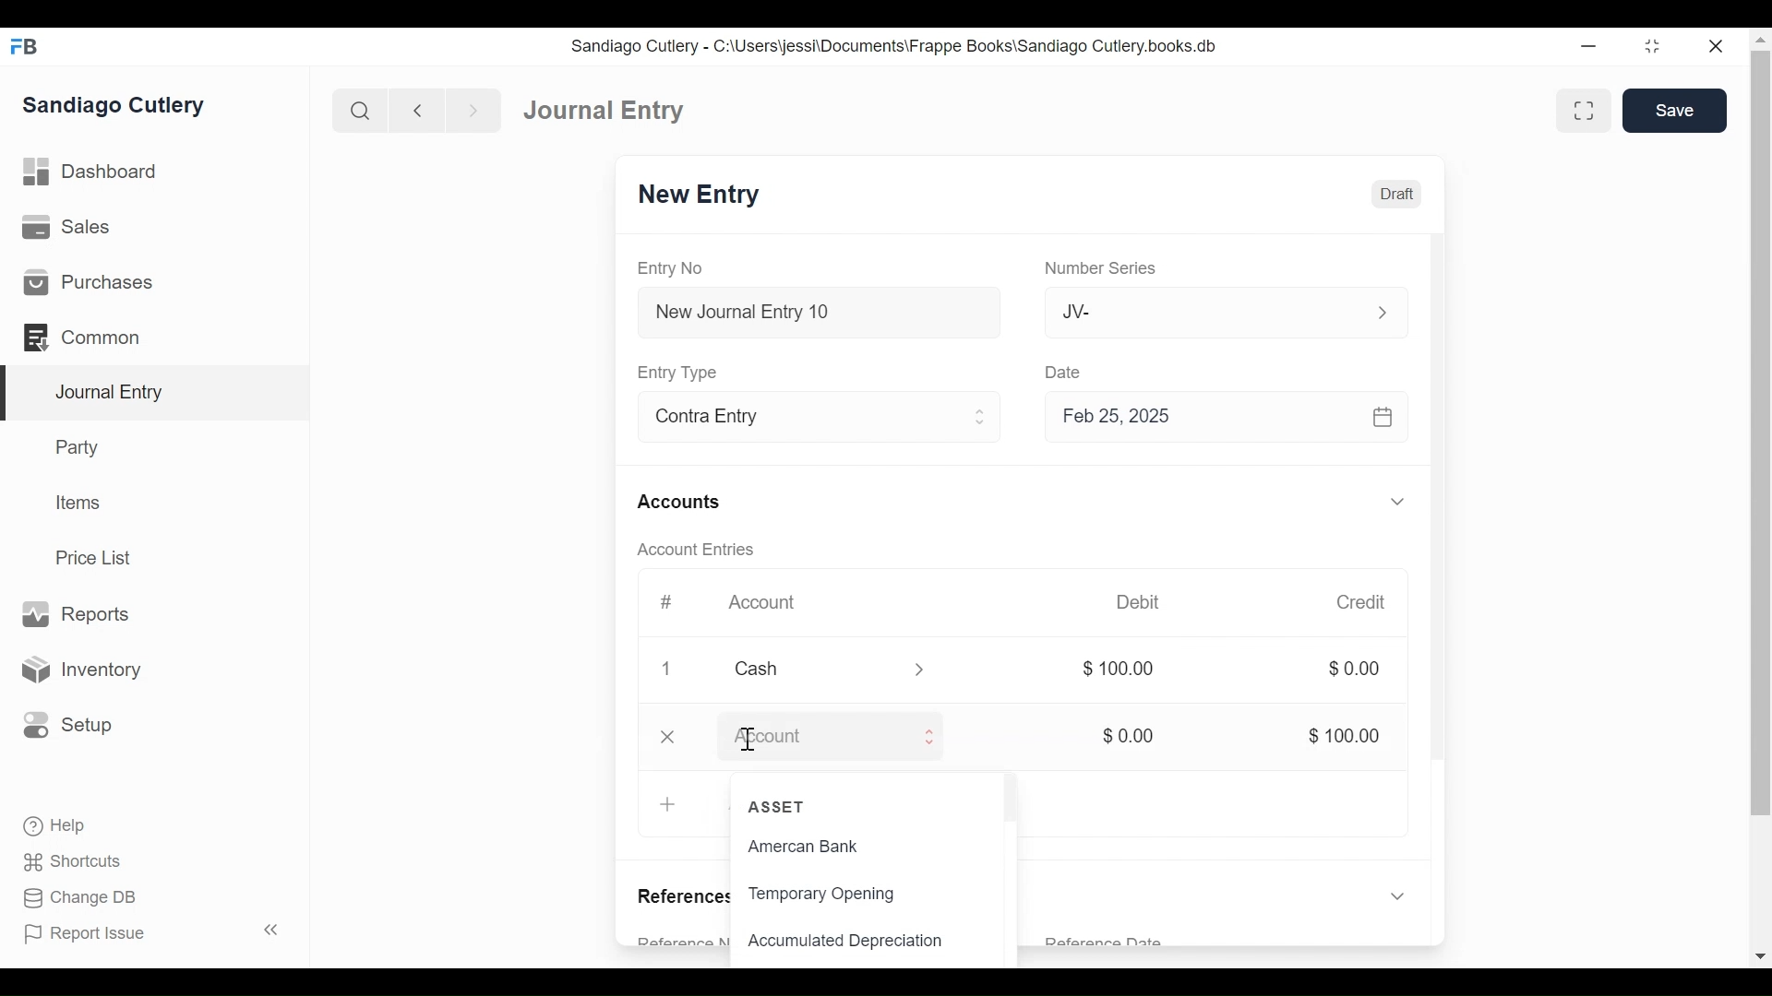 Image resolution: width=1772 pixels, height=996 pixels. What do you see at coordinates (745, 740) in the screenshot?
I see `Cursor` at bounding box center [745, 740].